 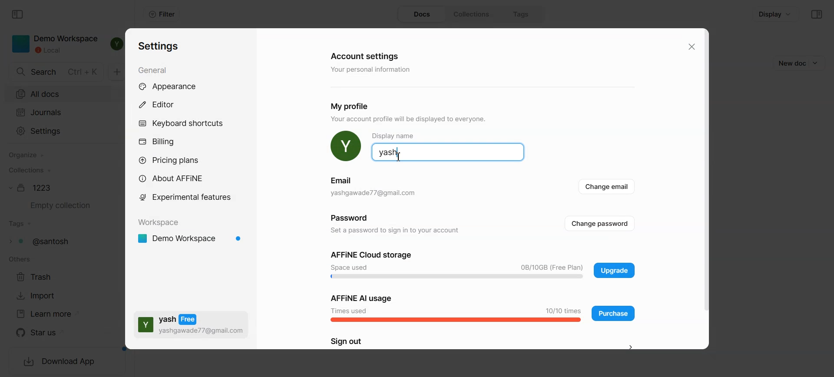 What do you see at coordinates (55, 44) in the screenshot?
I see `Demo Workspace` at bounding box center [55, 44].